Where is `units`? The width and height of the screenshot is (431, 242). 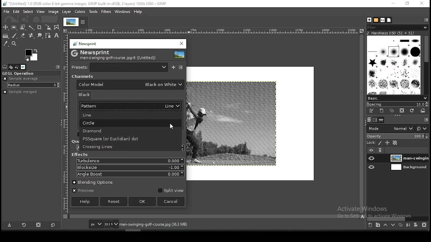
units is located at coordinates (96, 224).